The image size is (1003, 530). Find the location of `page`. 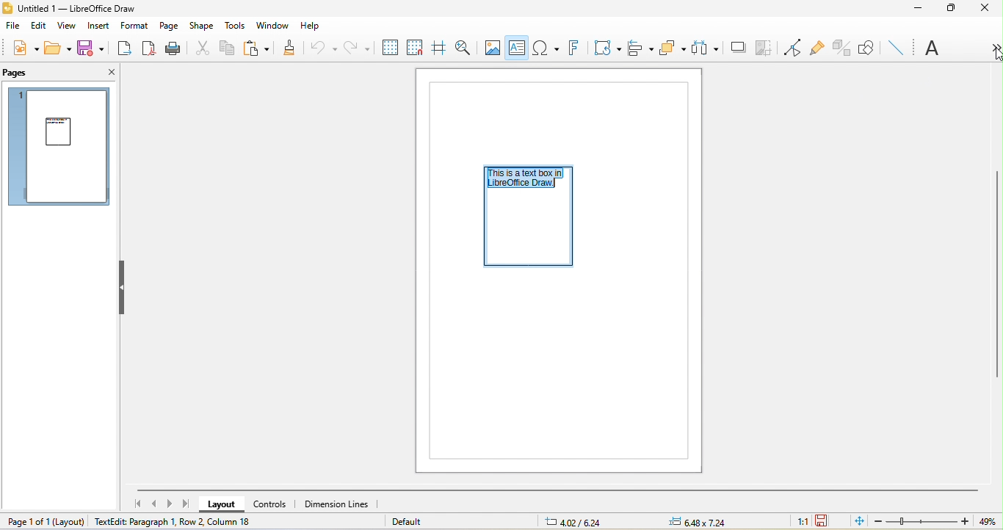

page is located at coordinates (170, 26).